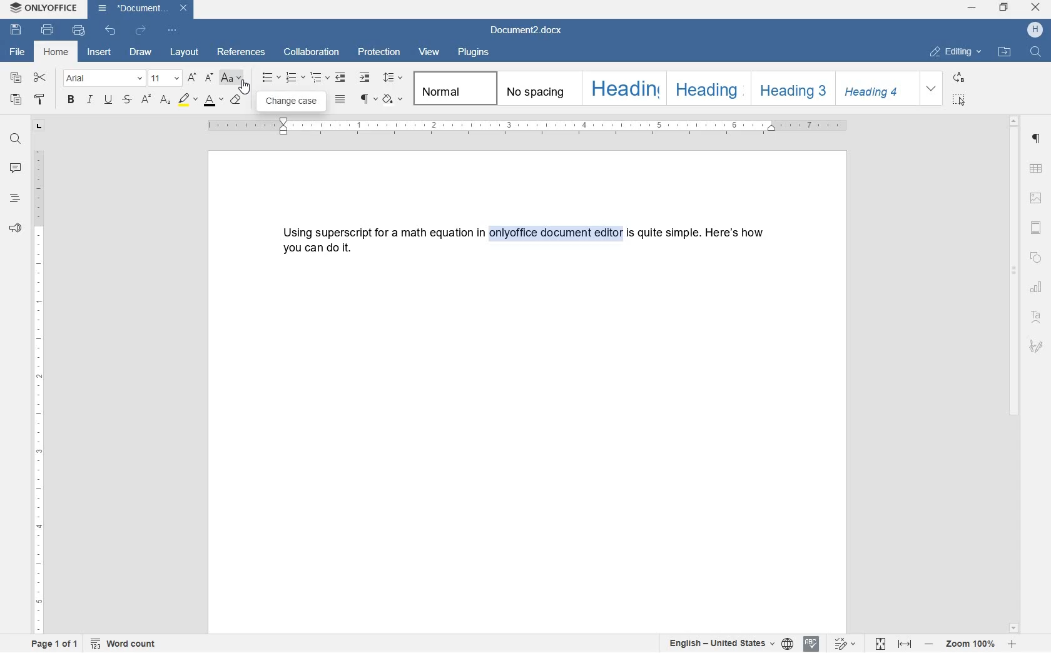 The width and height of the screenshot is (1051, 653). I want to click on italic, so click(90, 101).